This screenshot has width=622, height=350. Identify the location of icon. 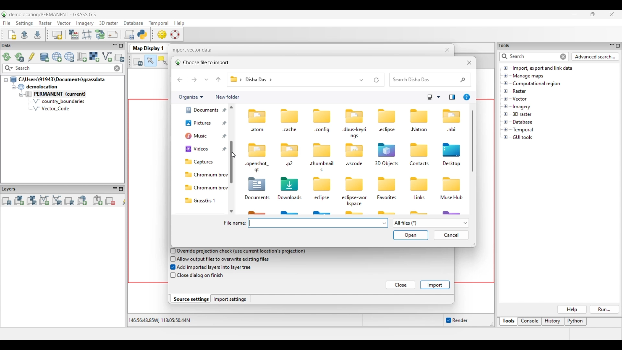
(290, 115).